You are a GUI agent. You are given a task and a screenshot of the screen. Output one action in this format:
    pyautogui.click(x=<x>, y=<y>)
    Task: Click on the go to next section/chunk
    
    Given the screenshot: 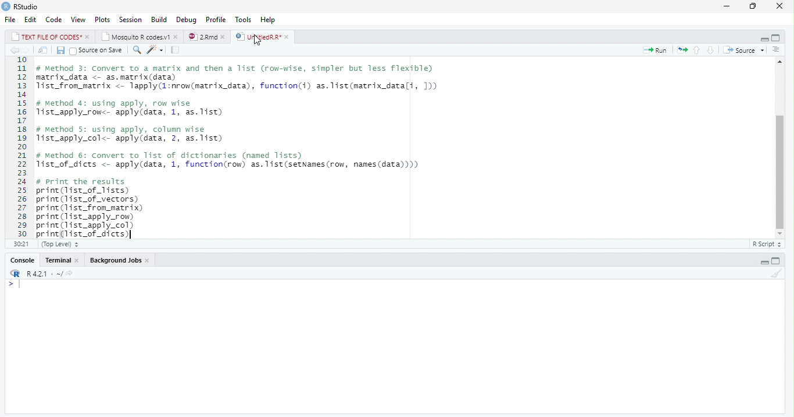 What is the action you would take?
    pyautogui.click(x=710, y=50)
    